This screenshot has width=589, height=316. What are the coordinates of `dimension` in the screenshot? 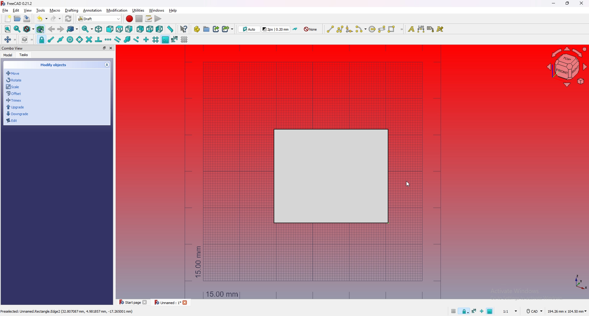 It's located at (421, 29).